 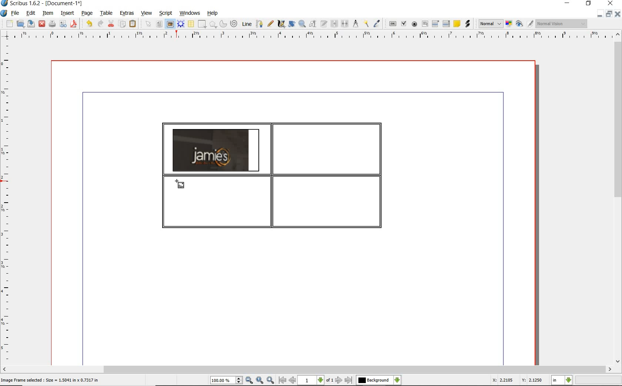 What do you see at coordinates (335, 24) in the screenshot?
I see `link text frames` at bounding box center [335, 24].